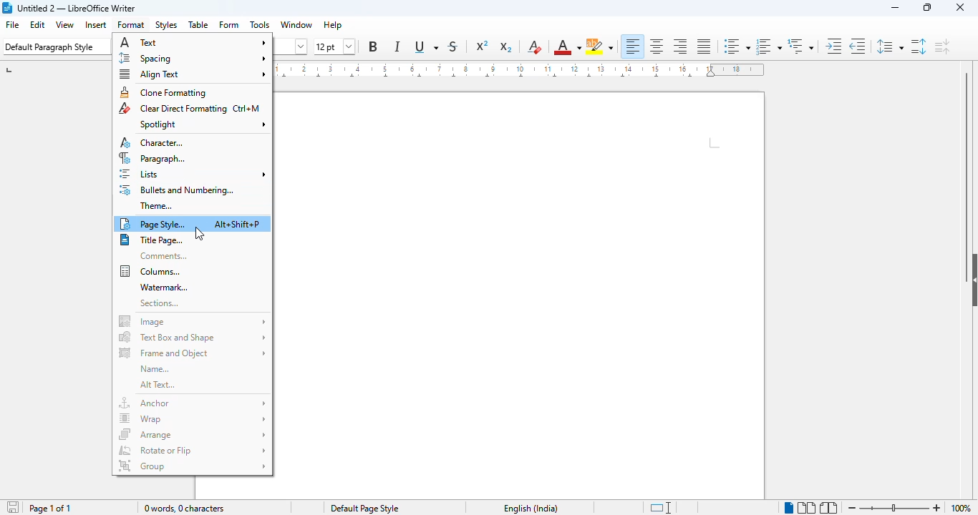 This screenshot has width=978, height=515. Describe the element at coordinates (152, 158) in the screenshot. I see `paragraph` at that location.